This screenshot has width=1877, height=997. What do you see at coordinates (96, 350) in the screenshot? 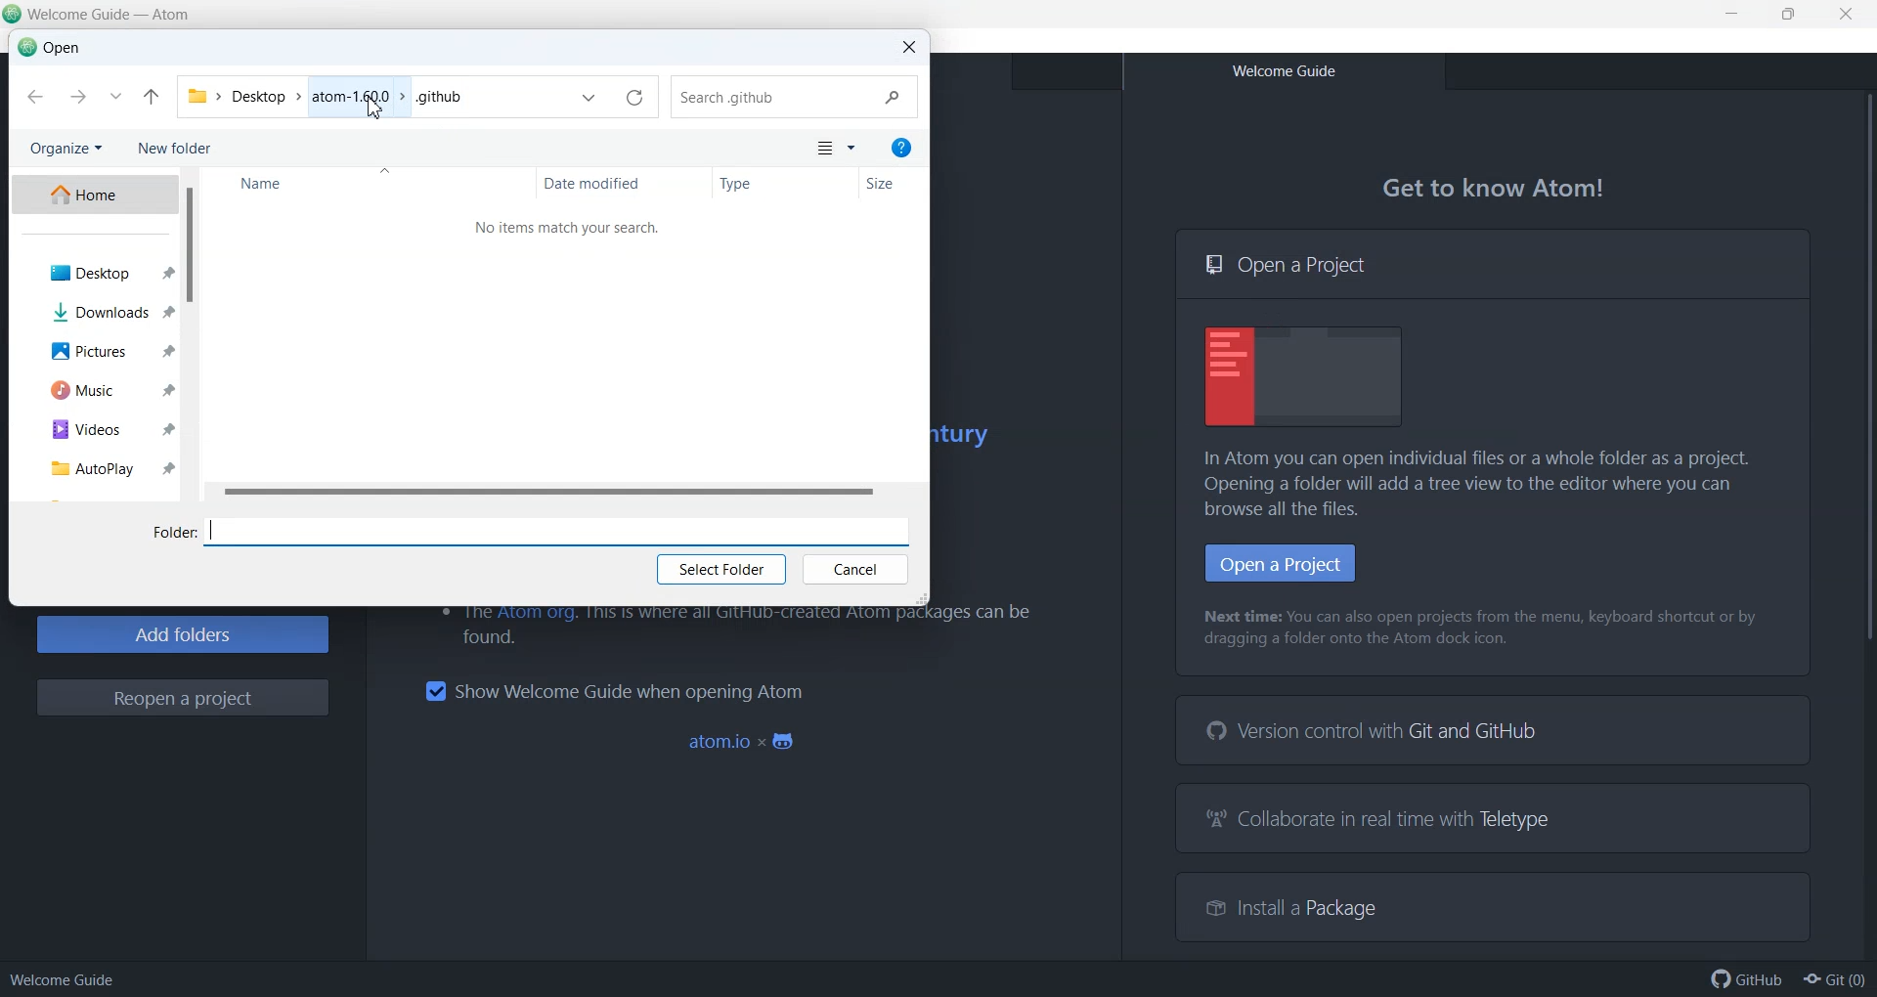
I see `Picture` at bounding box center [96, 350].